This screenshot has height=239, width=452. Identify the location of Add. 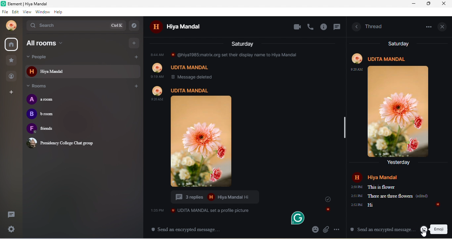
(11, 92).